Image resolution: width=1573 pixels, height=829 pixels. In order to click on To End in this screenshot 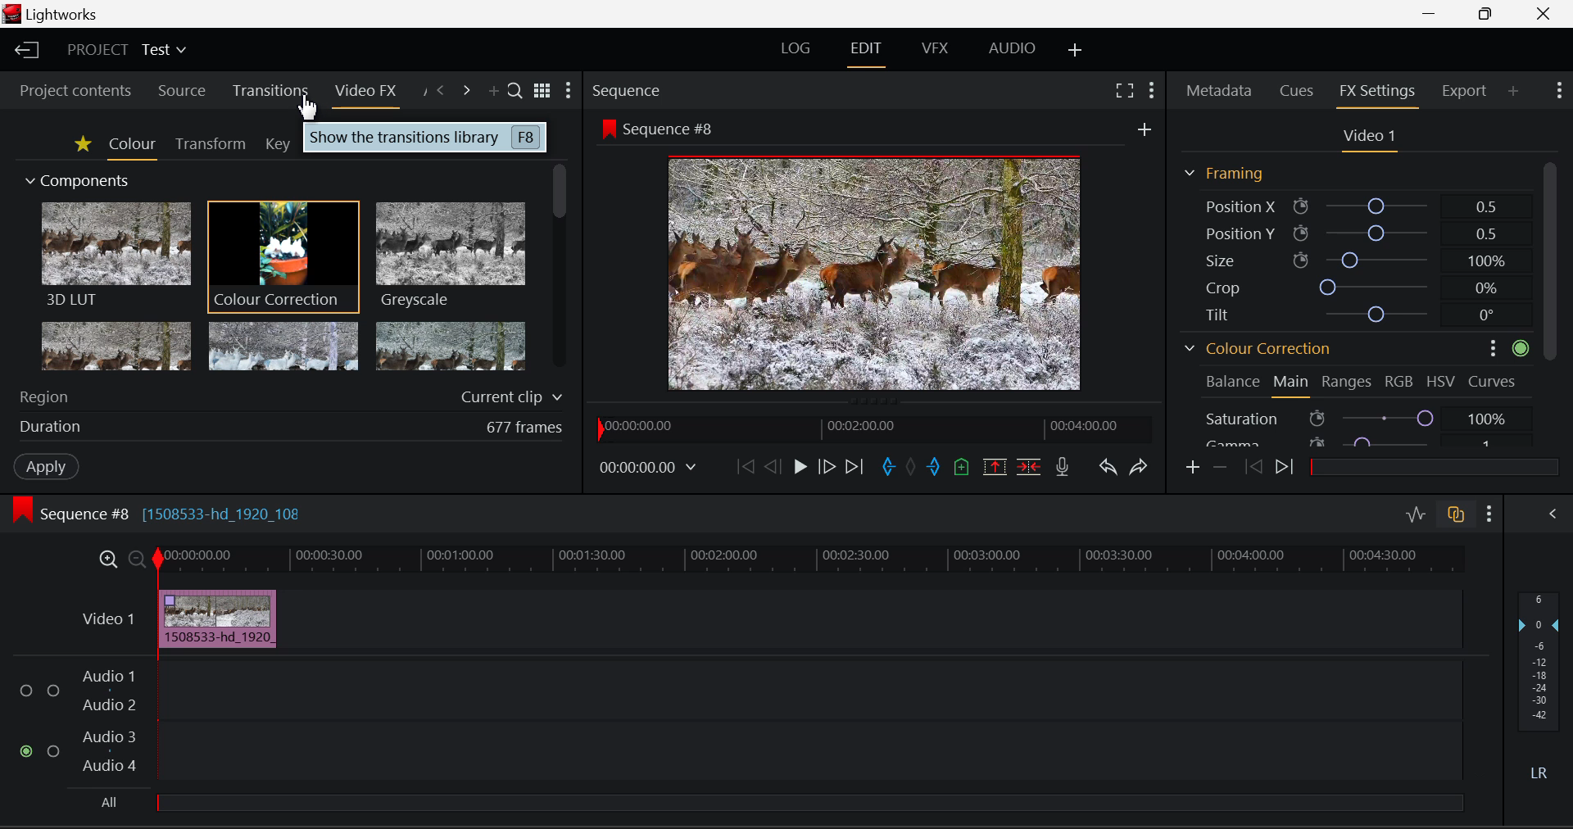, I will do `click(854, 469)`.